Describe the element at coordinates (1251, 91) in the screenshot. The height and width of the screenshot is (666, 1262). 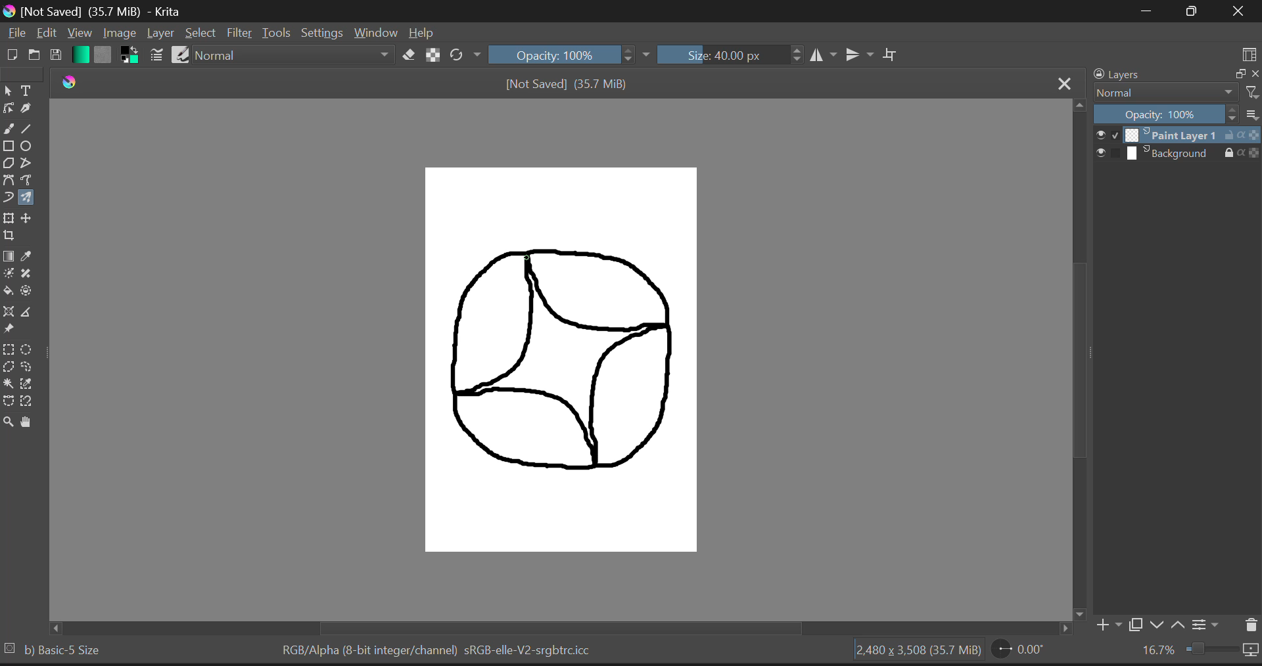
I see `filter` at that location.